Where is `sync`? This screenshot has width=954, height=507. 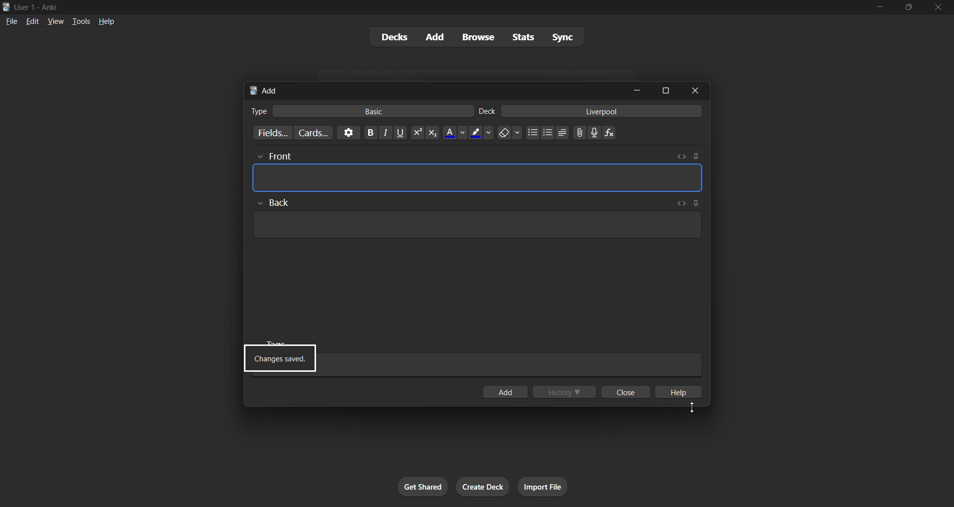
sync is located at coordinates (561, 38).